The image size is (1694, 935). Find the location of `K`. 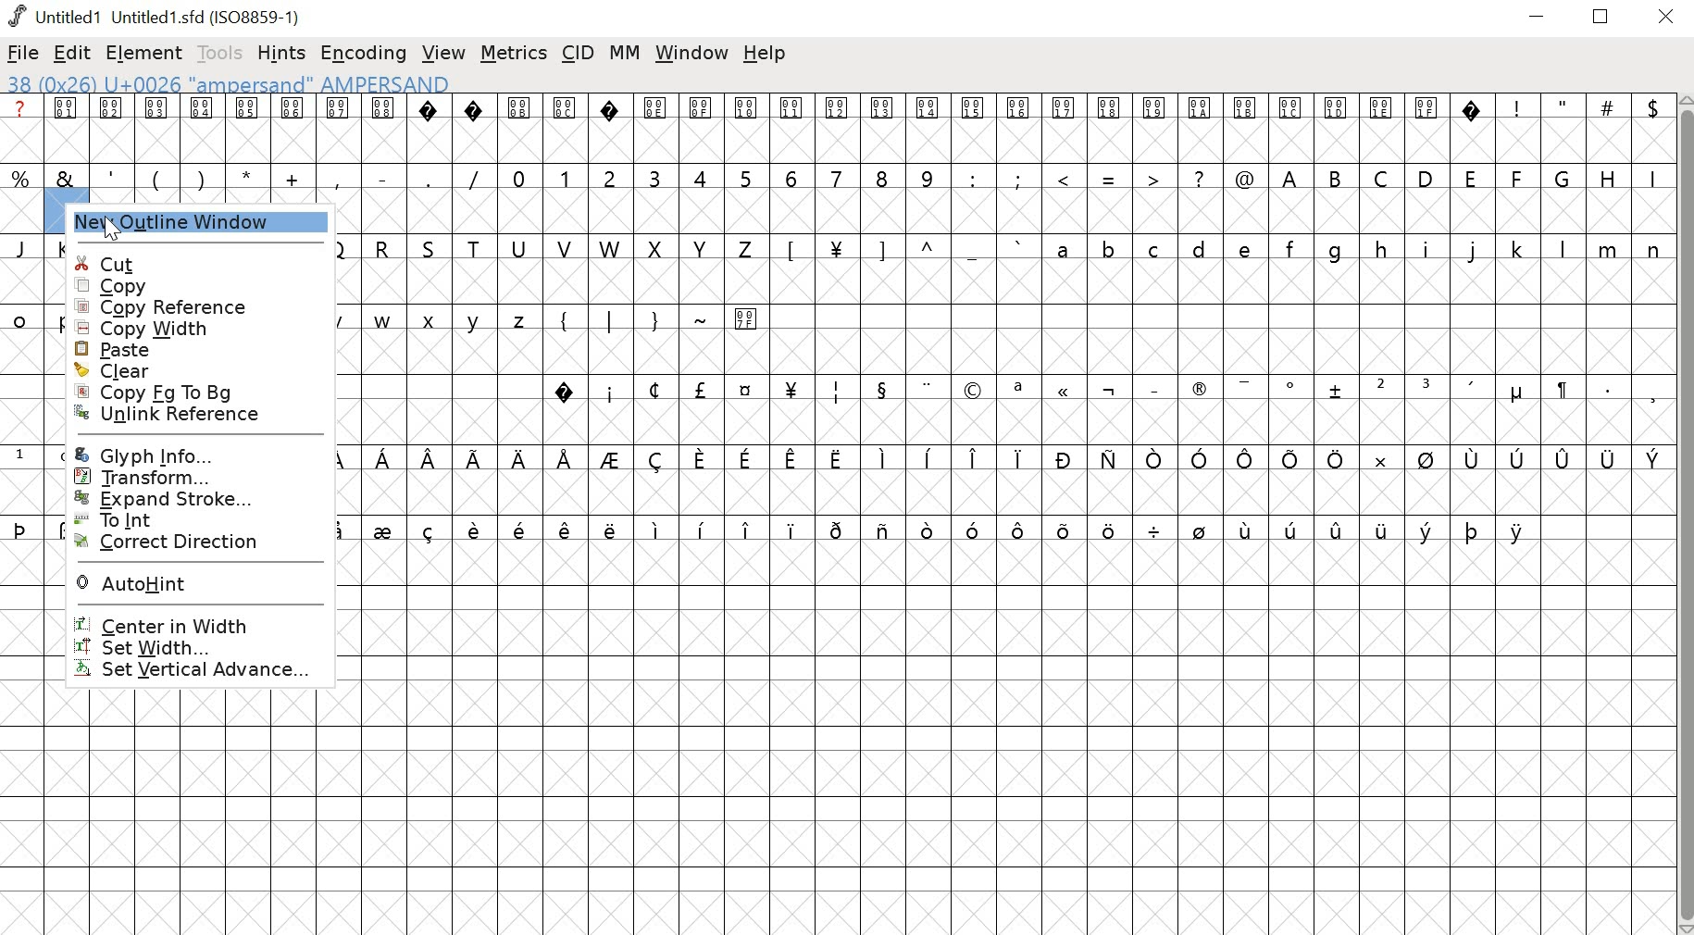

K is located at coordinates (57, 248).